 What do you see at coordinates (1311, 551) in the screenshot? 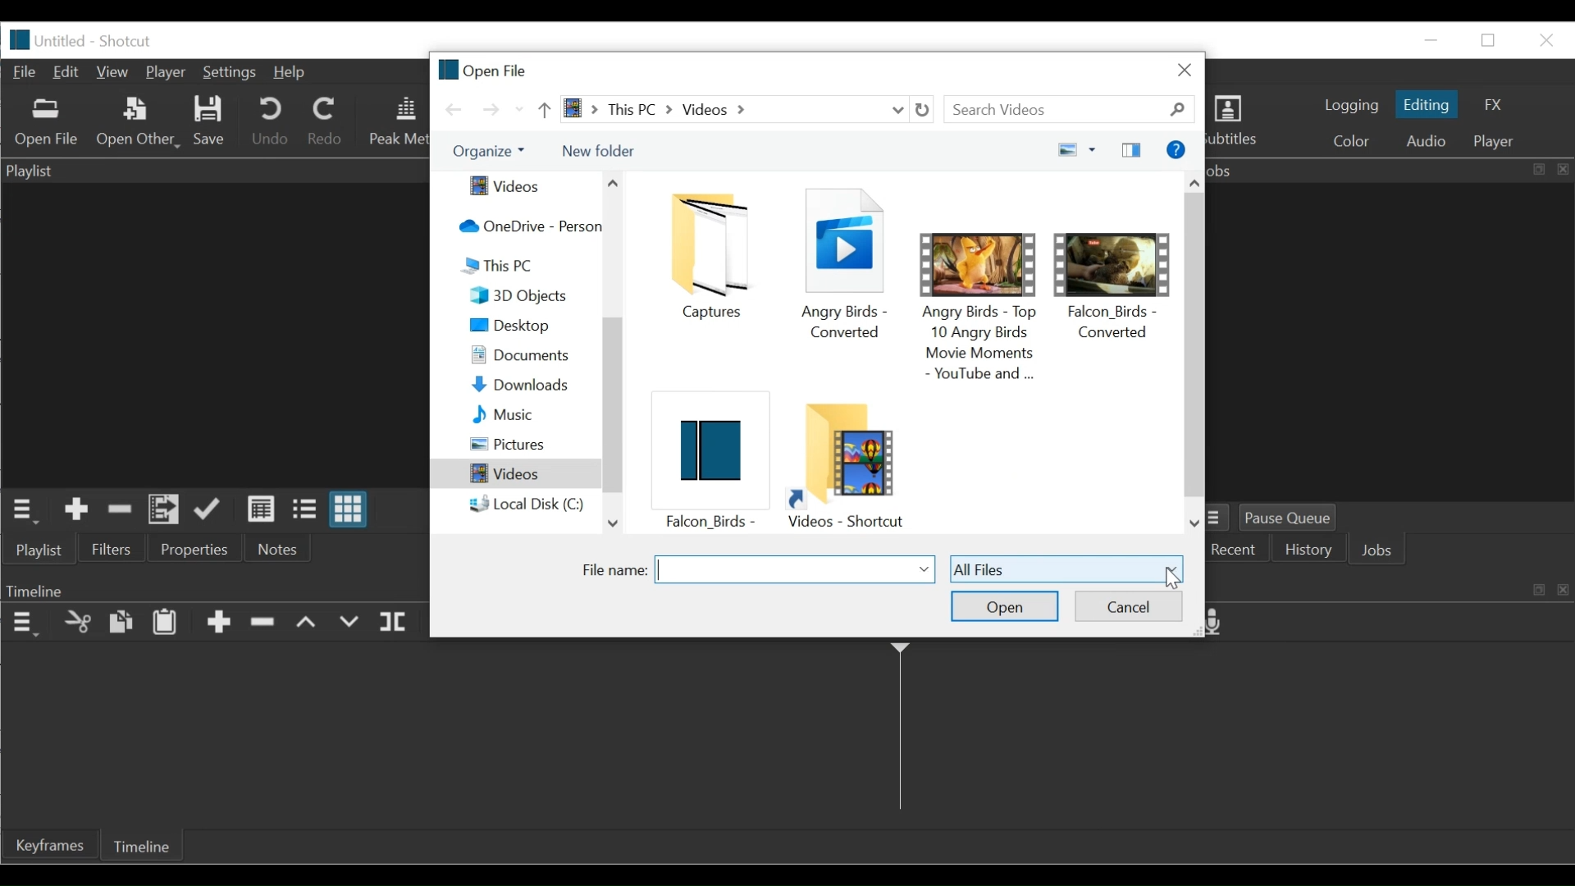
I see `History` at bounding box center [1311, 551].